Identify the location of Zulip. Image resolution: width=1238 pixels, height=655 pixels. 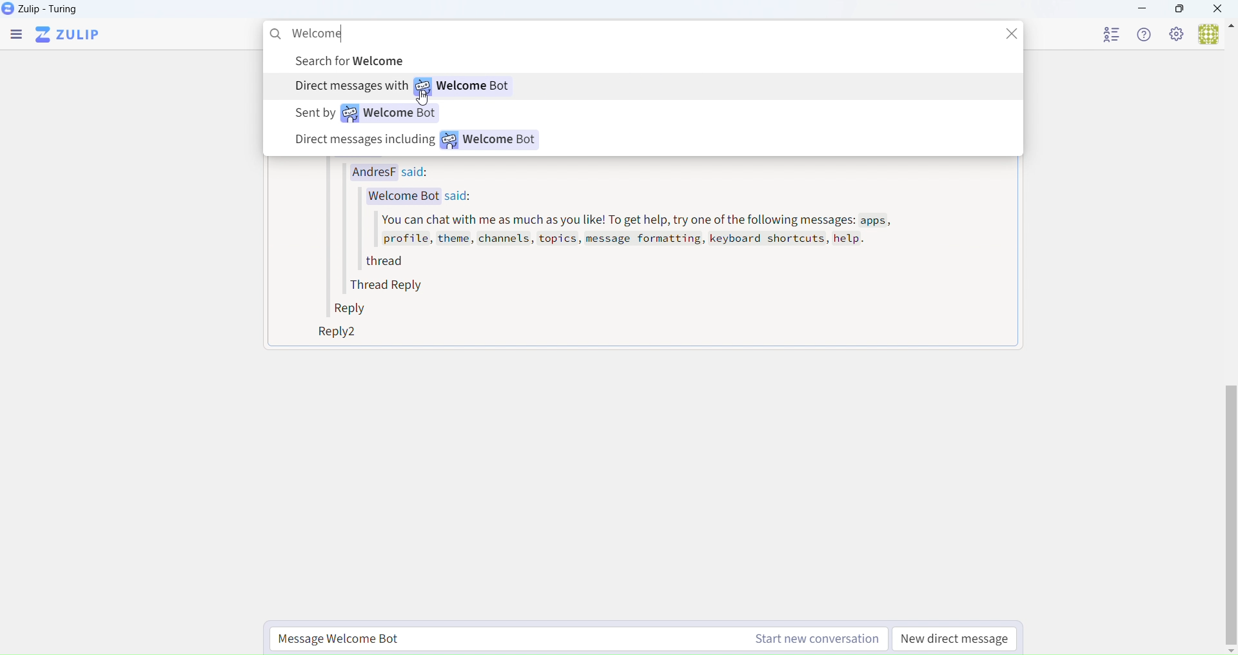
(41, 9).